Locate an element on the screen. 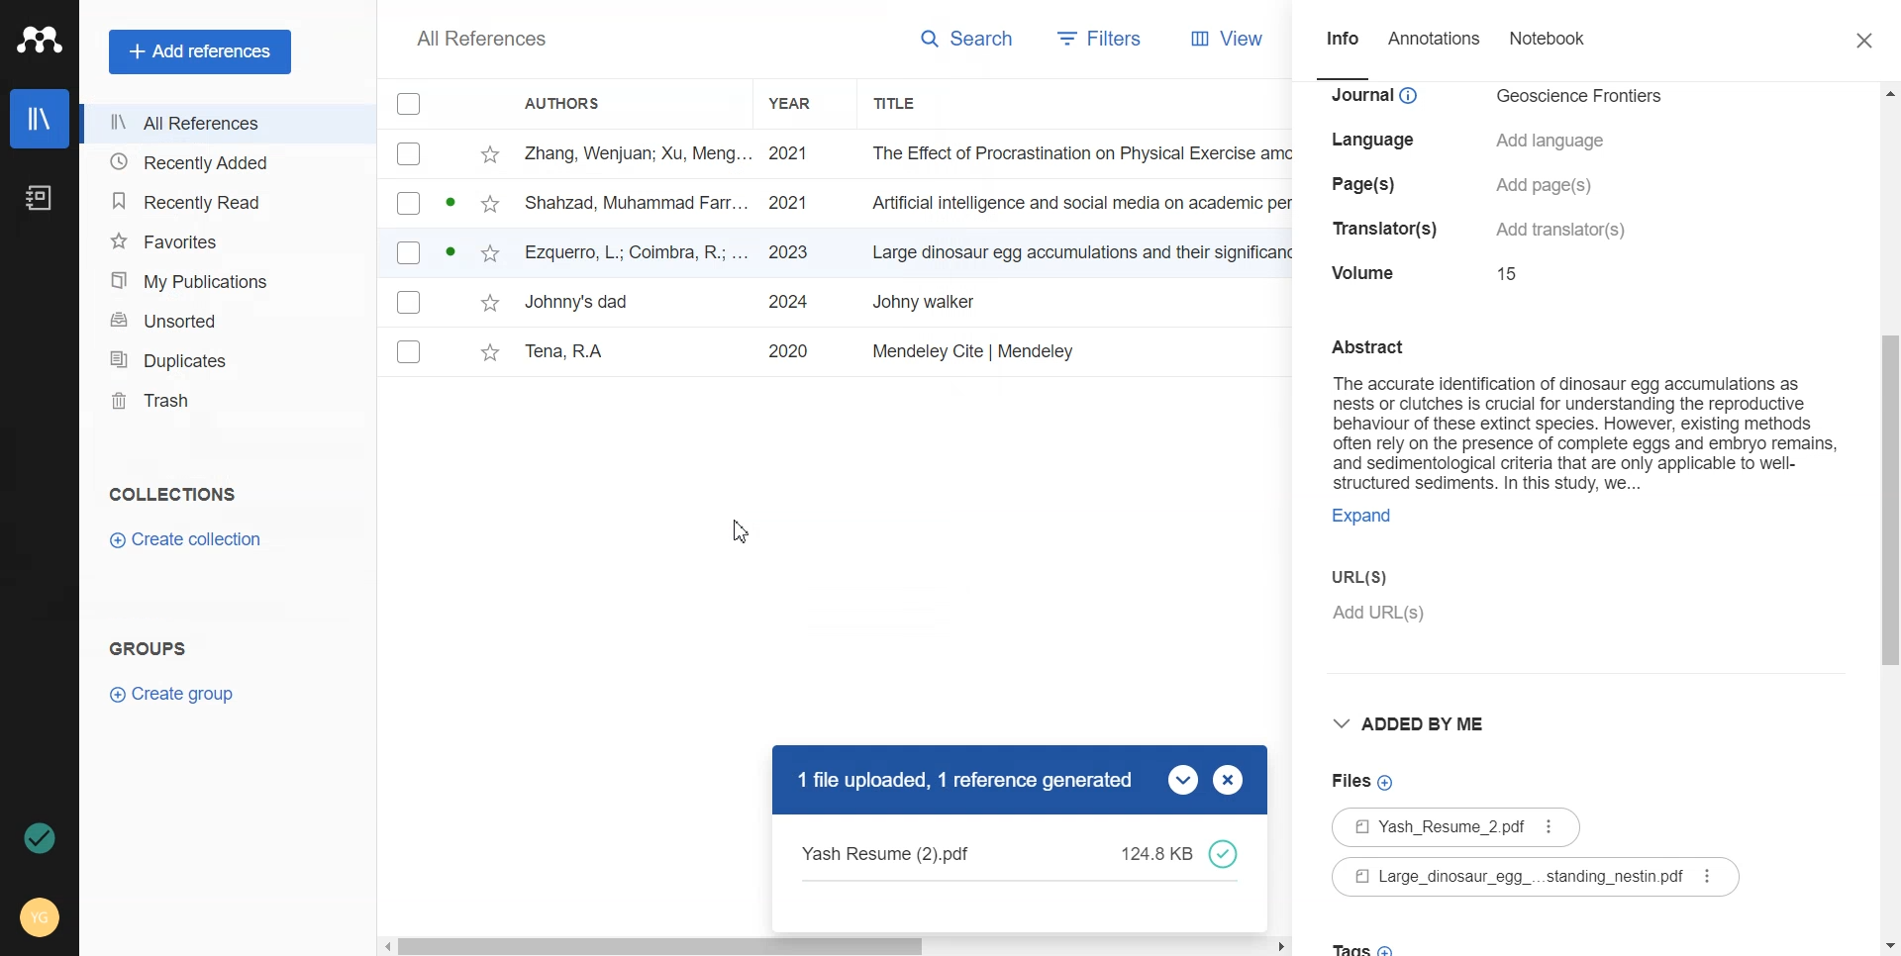 This screenshot has width=1901, height=956. Checkbox is located at coordinates (411, 104).